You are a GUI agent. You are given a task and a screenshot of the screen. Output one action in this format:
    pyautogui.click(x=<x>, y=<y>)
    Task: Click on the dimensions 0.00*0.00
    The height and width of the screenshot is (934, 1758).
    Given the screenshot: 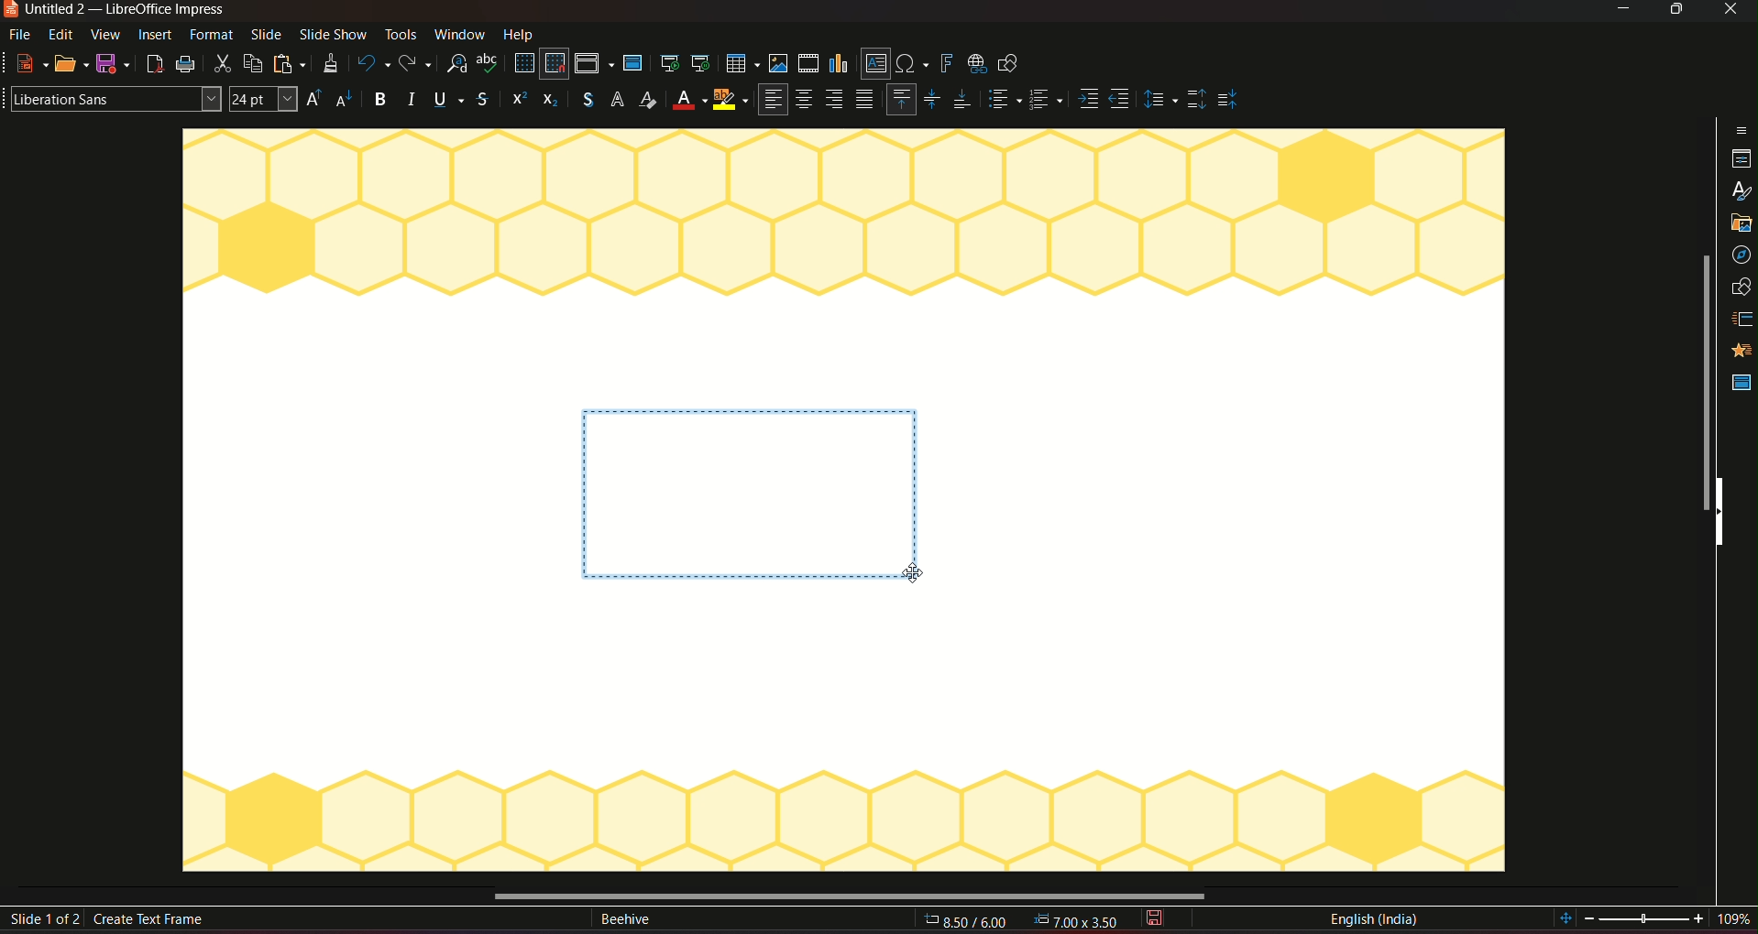 What is the action you would take?
    pyautogui.click(x=1079, y=922)
    